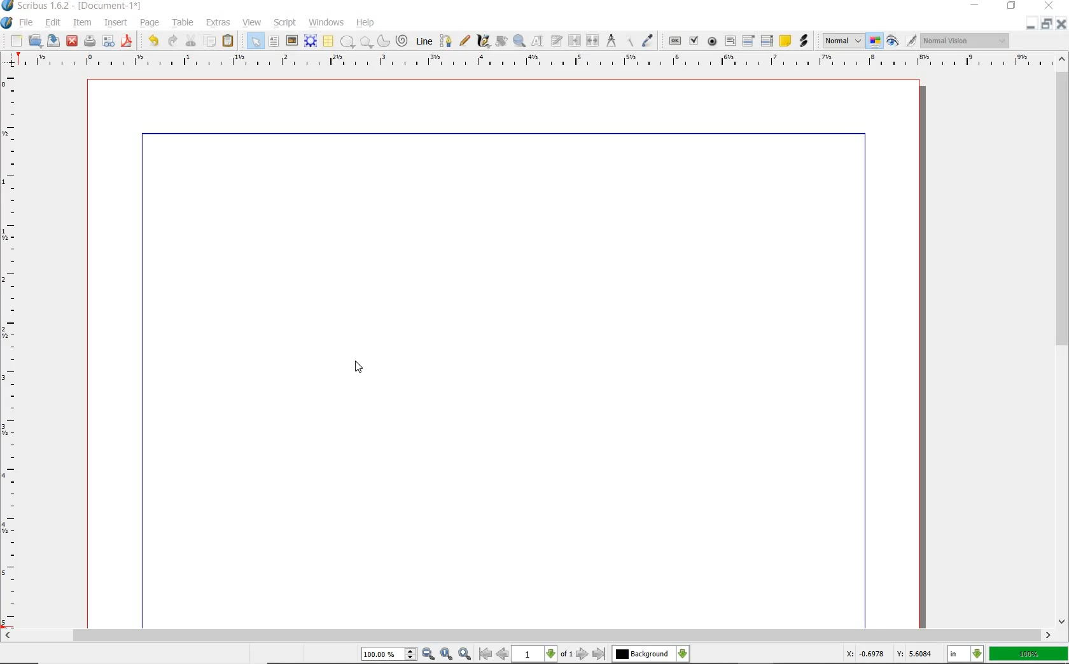 The image size is (1069, 664). What do you see at coordinates (527, 635) in the screenshot?
I see `SCROLLBAR` at bounding box center [527, 635].